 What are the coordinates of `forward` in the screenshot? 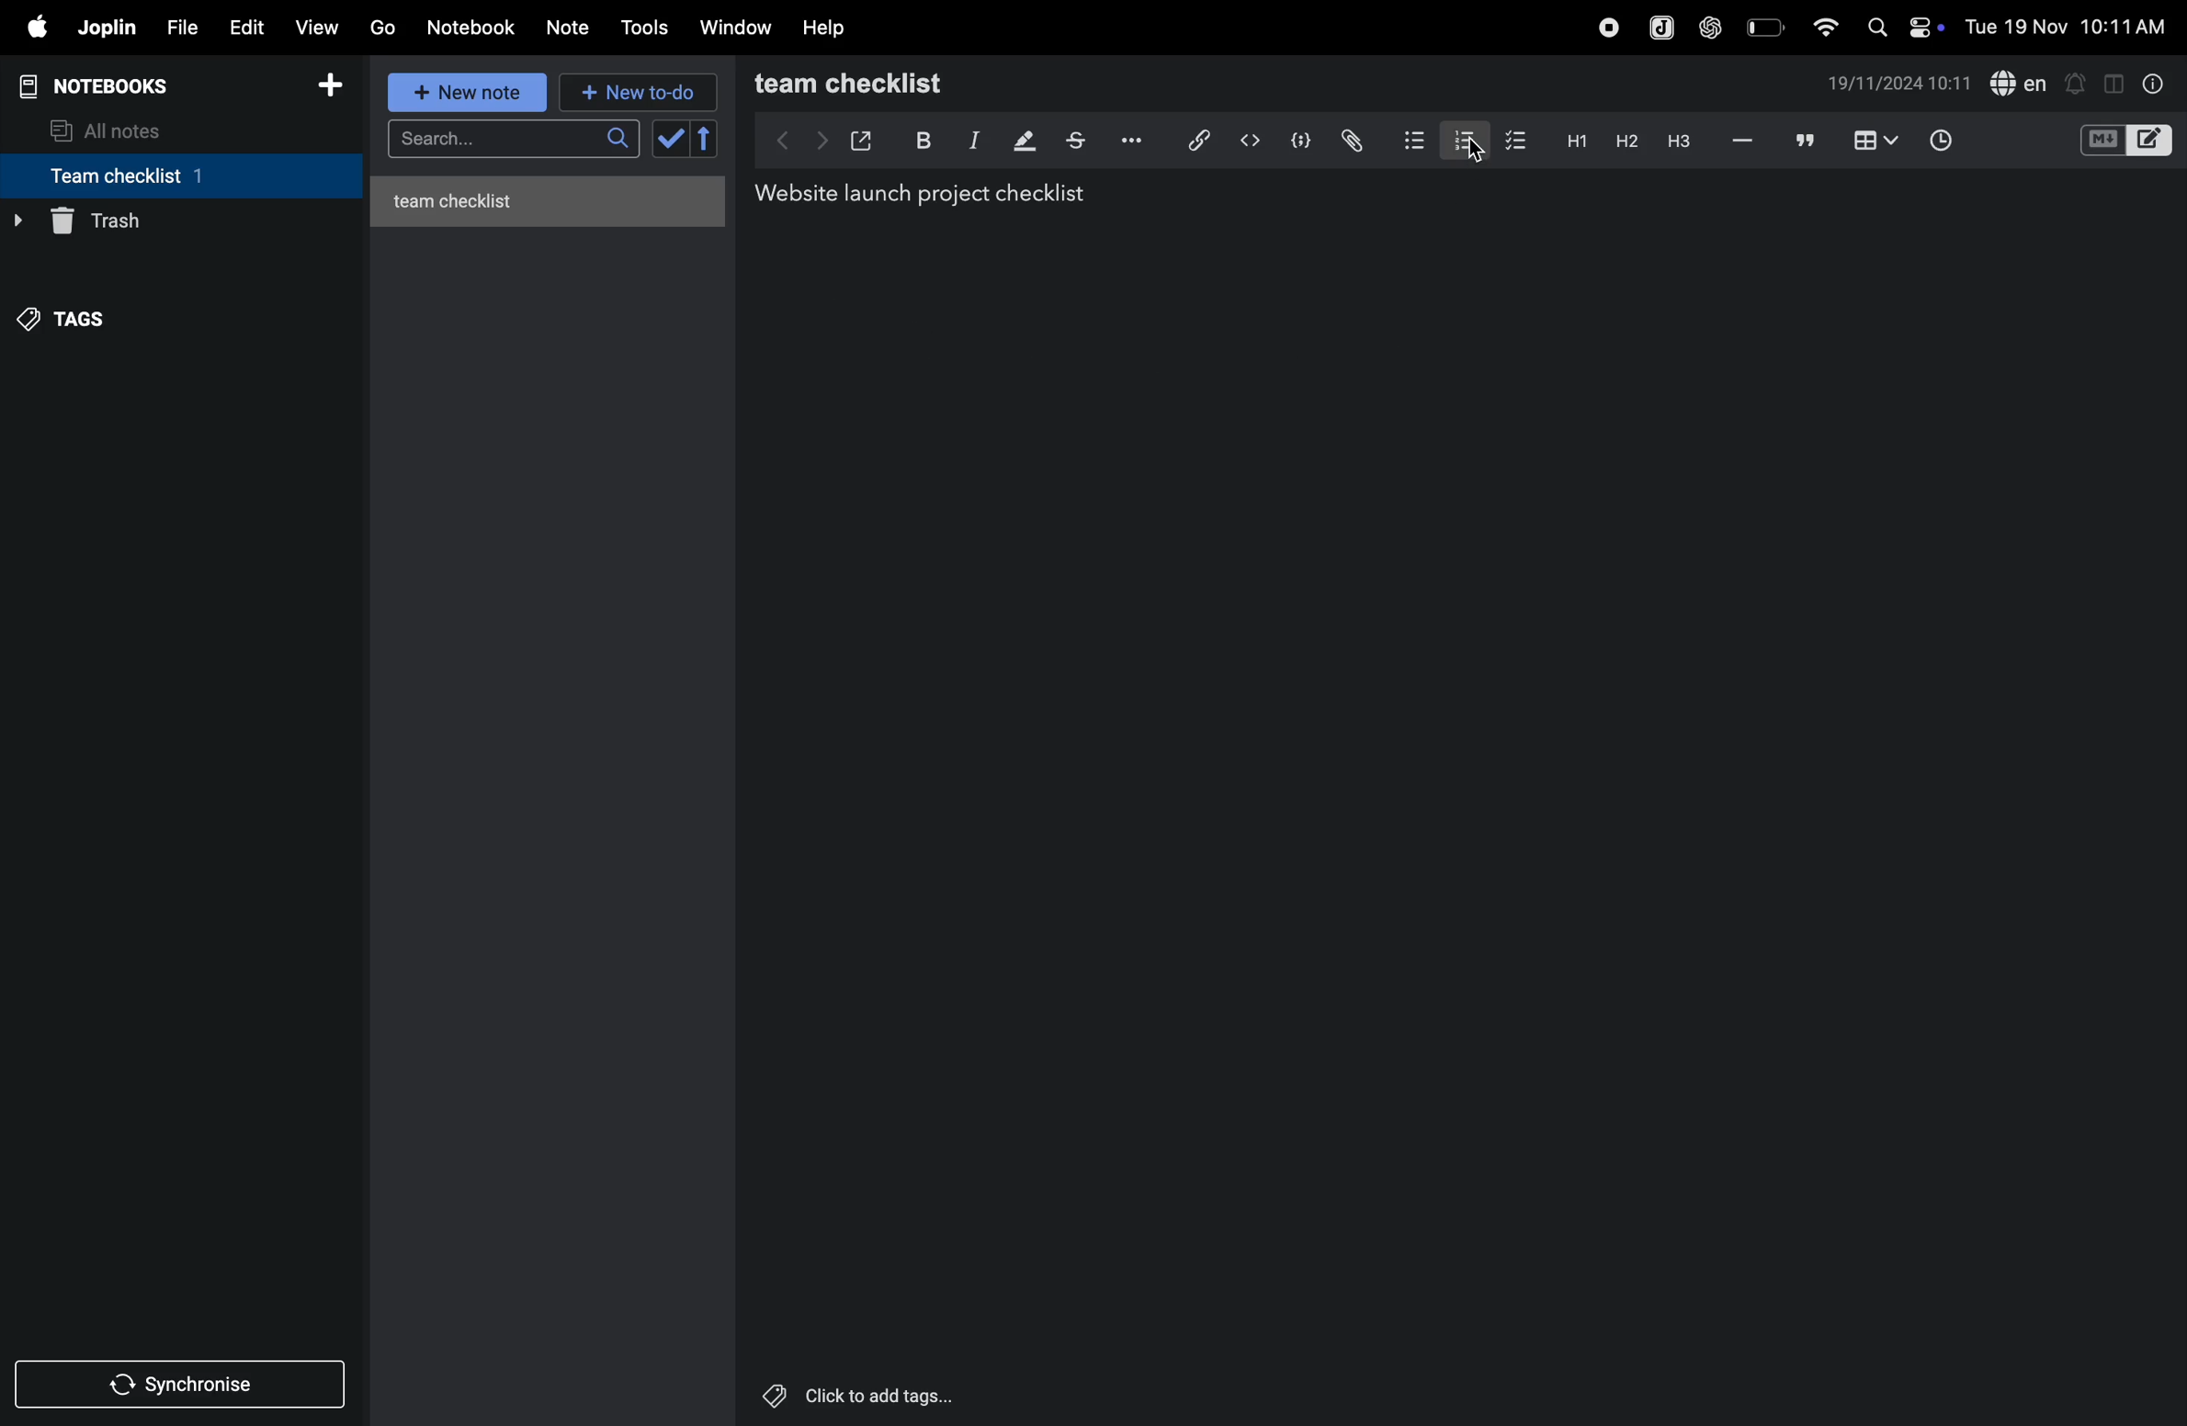 It's located at (817, 140).